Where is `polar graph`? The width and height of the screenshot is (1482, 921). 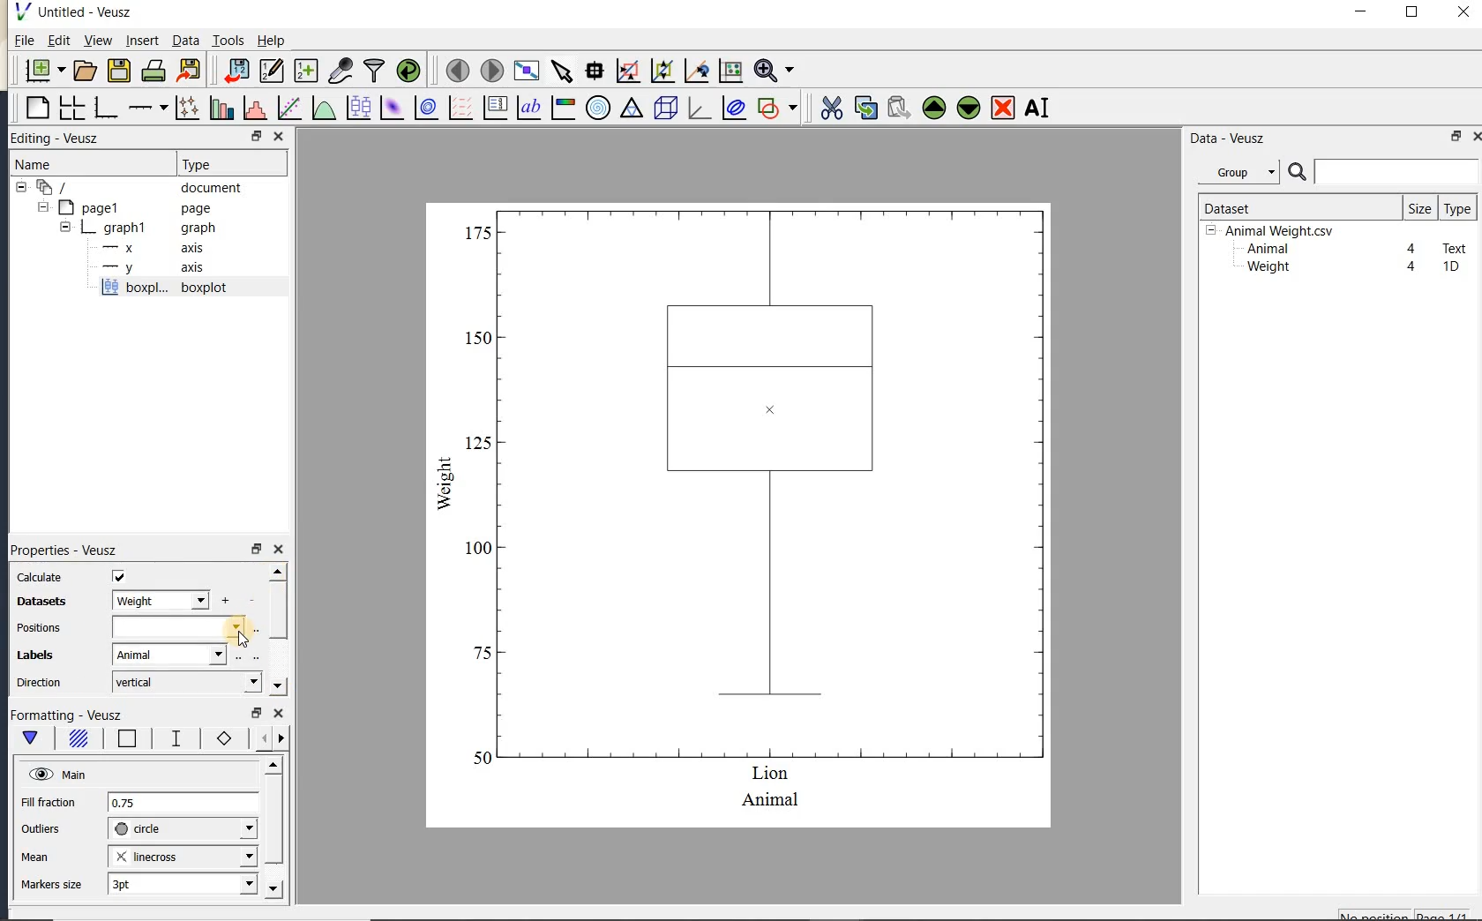 polar graph is located at coordinates (597, 108).